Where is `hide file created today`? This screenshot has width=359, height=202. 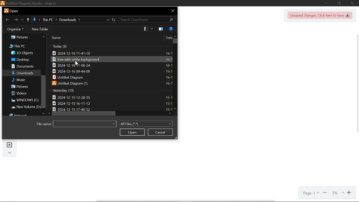 hide file created today is located at coordinates (49, 47).